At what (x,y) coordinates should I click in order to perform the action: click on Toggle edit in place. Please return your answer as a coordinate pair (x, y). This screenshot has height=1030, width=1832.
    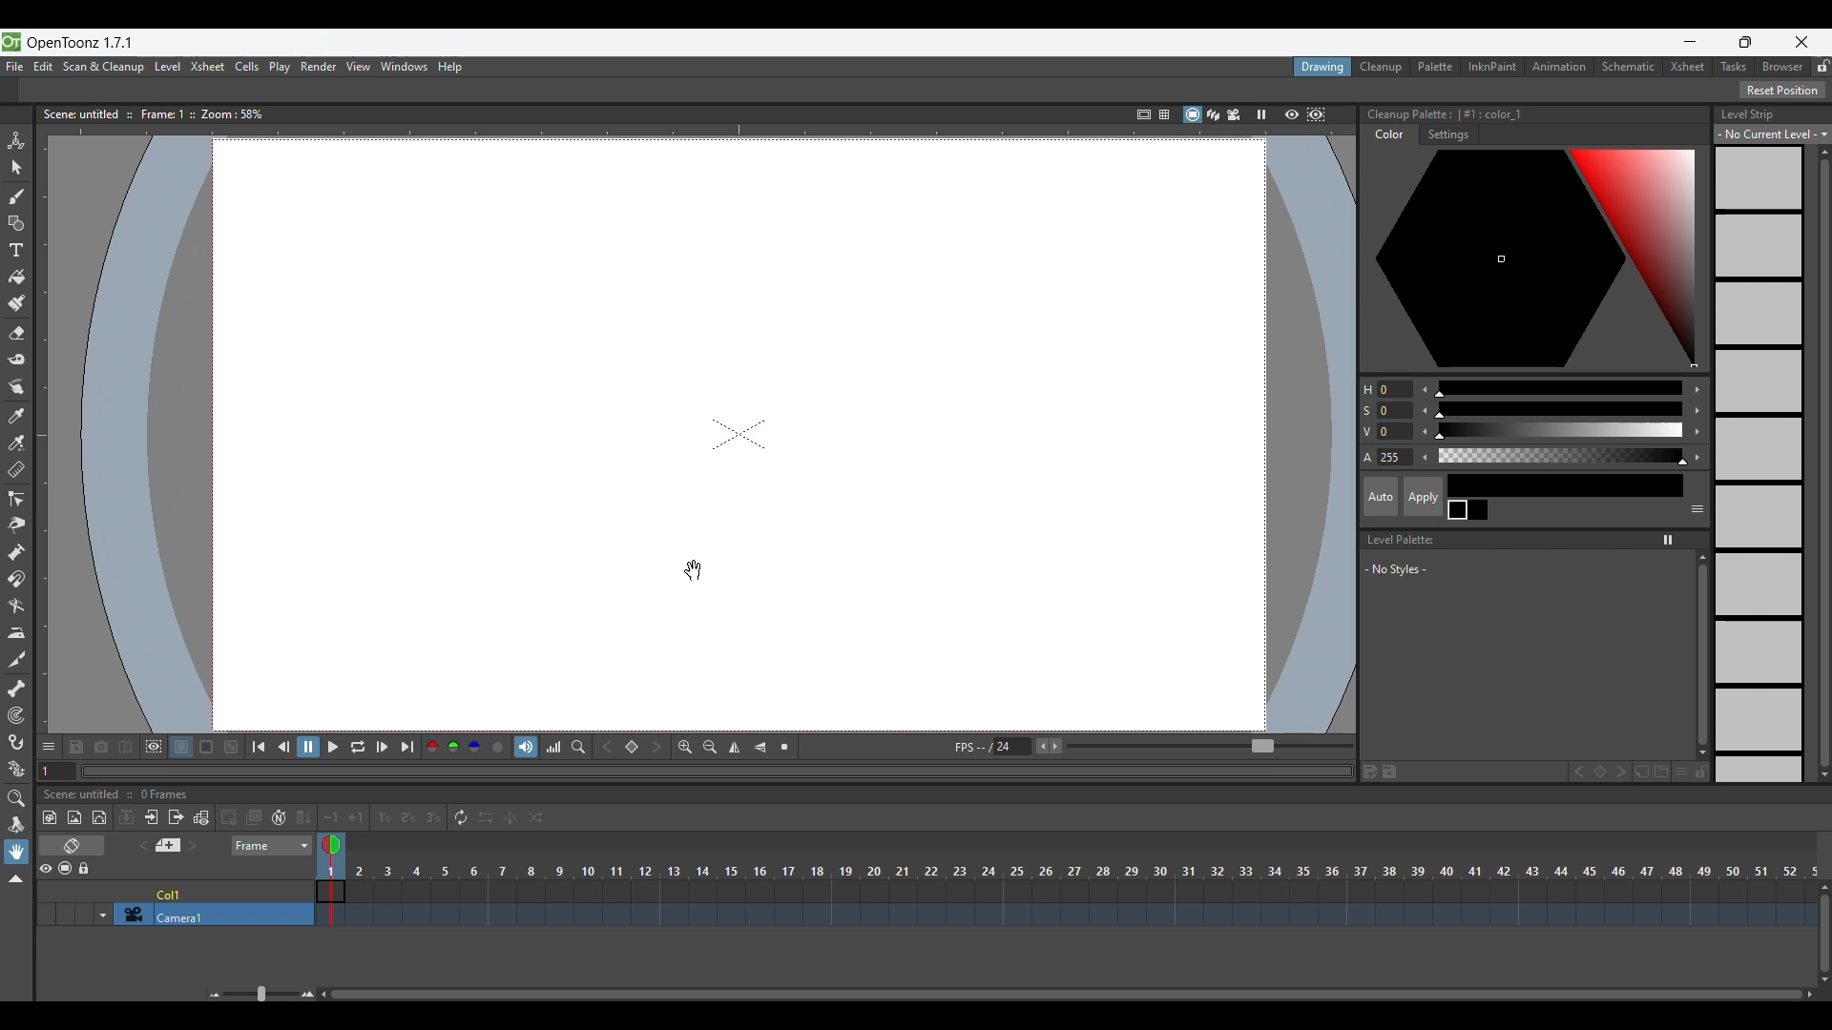
    Looking at the image, I should click on (201, 817).